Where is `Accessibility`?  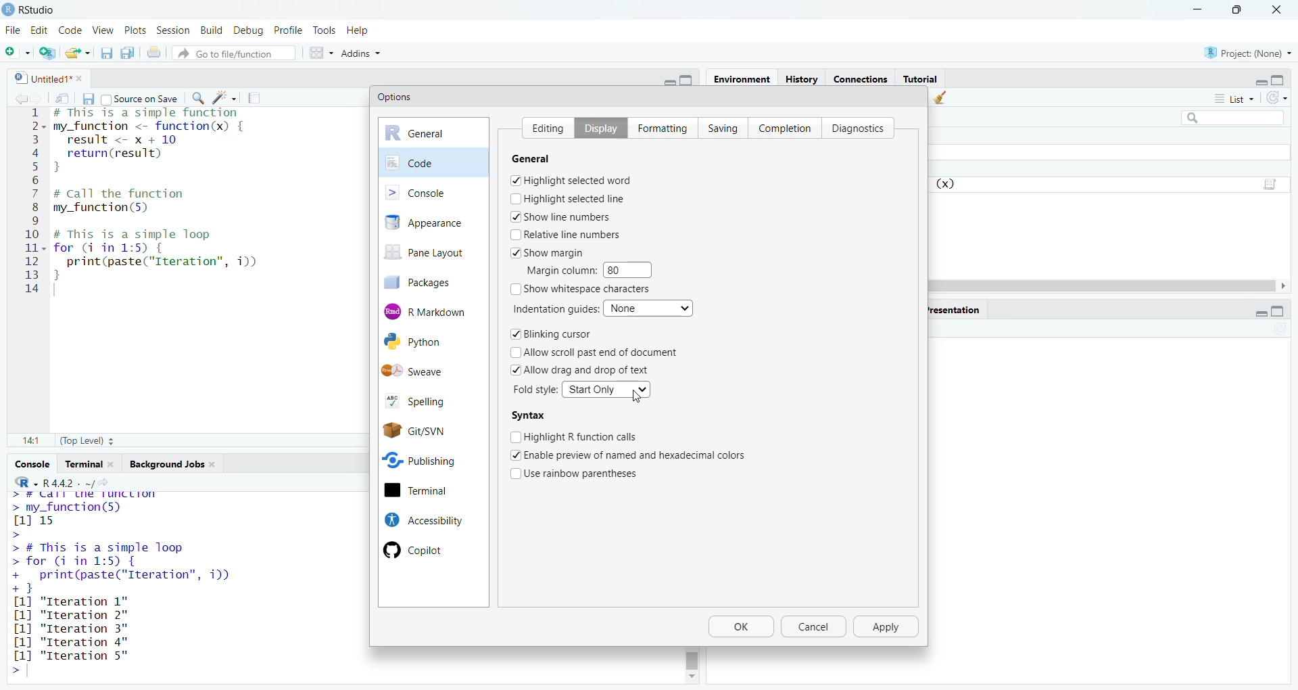 Accessibility is located at coordinates (422, 520).